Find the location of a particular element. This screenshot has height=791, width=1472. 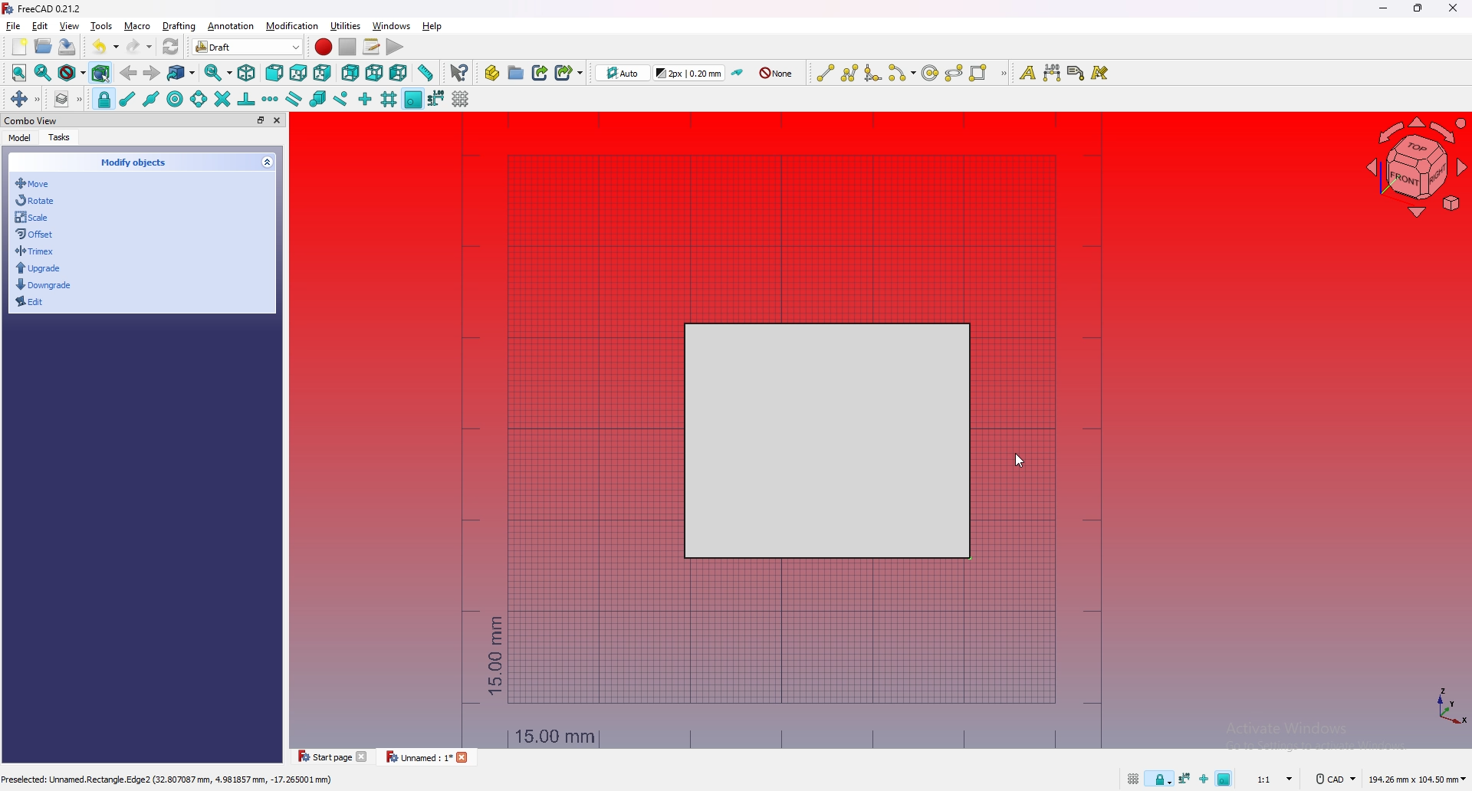

tasks is located at coordinates (61, 138).